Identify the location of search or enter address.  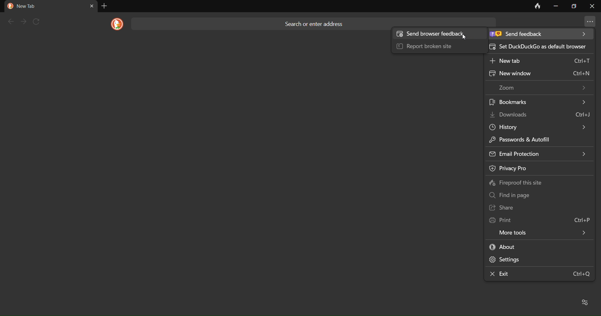
(316, 20).